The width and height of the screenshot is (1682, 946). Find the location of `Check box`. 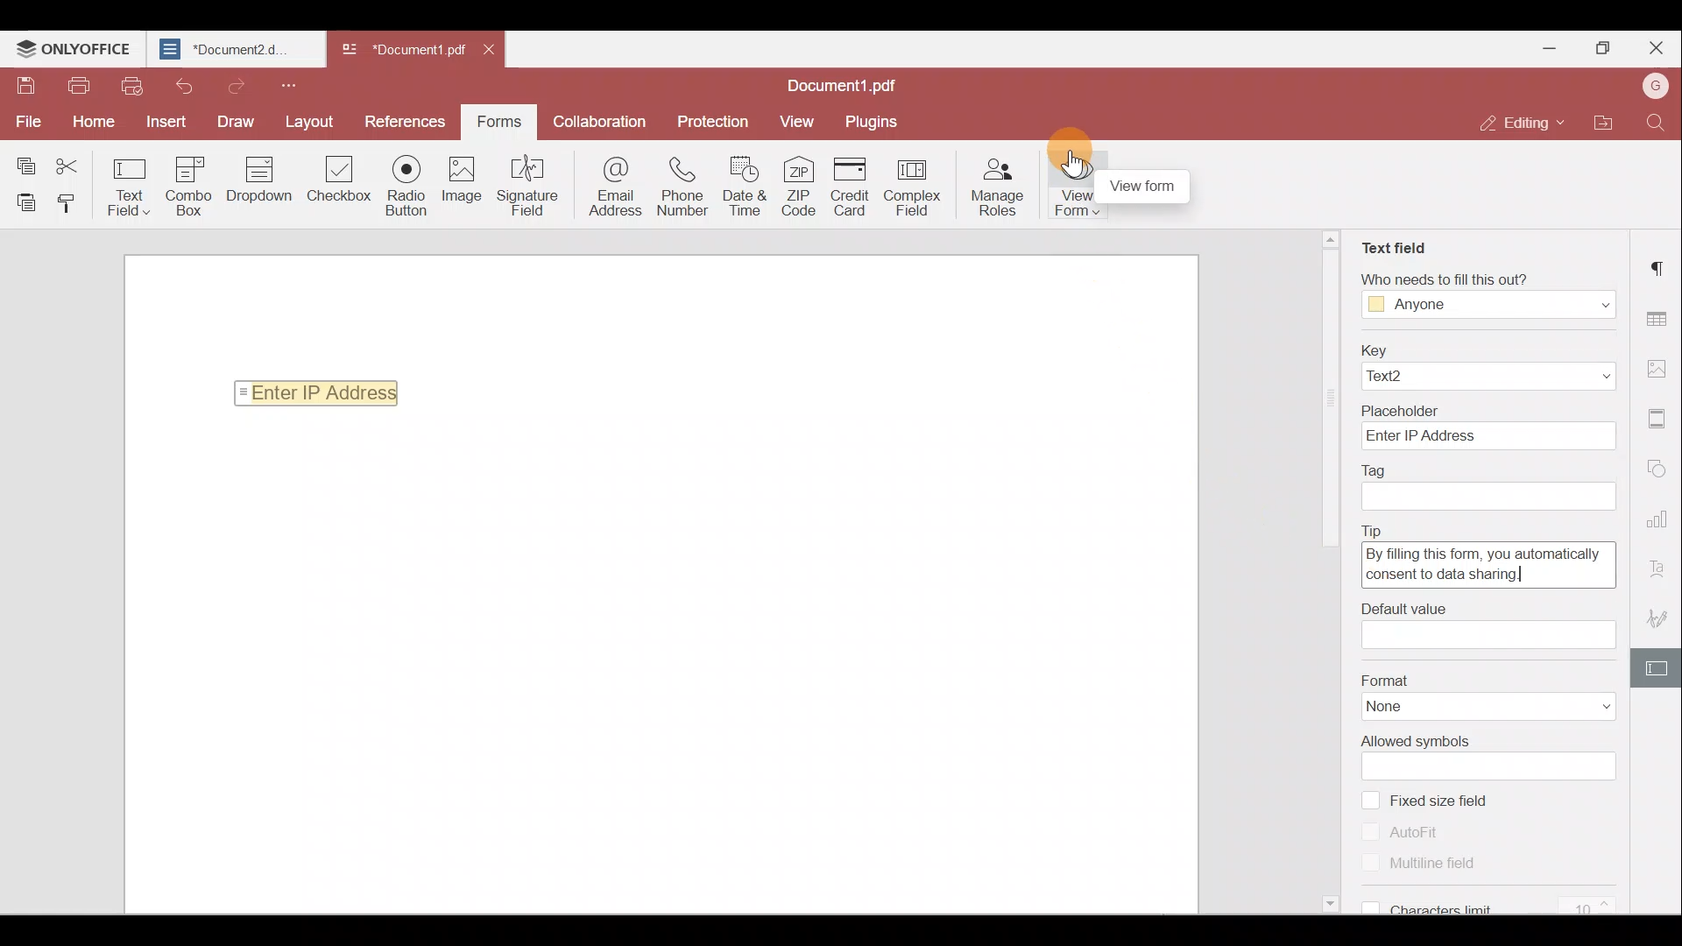

Check box is located at coordinates (337, 189).